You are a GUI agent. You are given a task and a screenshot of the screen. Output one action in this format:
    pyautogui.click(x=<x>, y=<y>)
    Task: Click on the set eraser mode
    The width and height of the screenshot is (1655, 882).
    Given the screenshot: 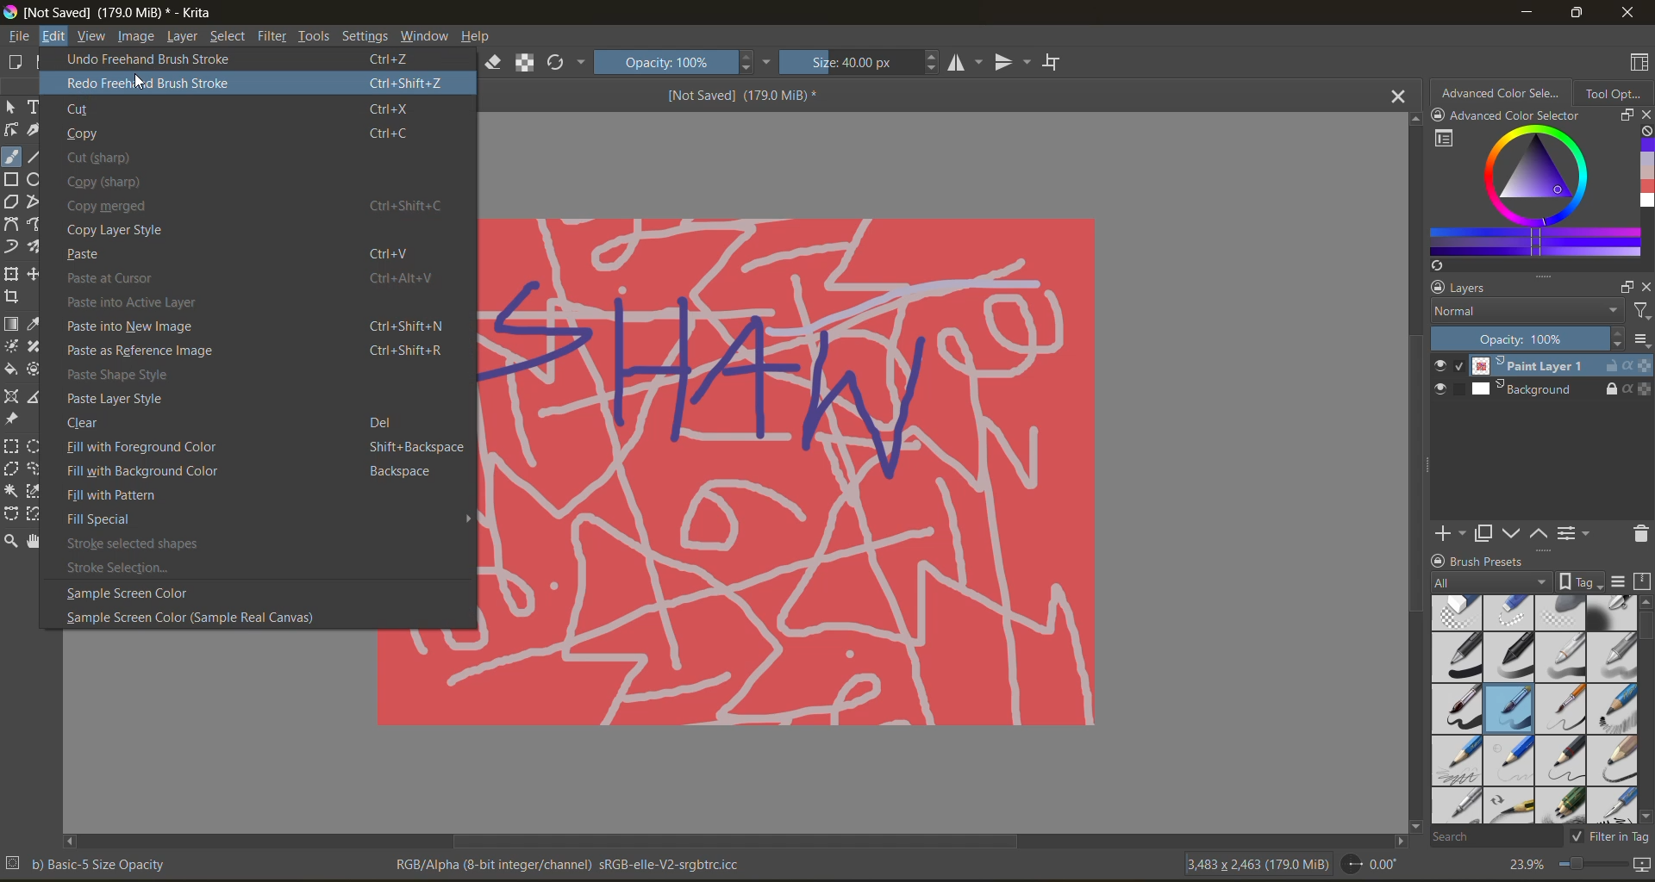 What is the action you would take?
    pyautogui.click(x=494, y=61)
    